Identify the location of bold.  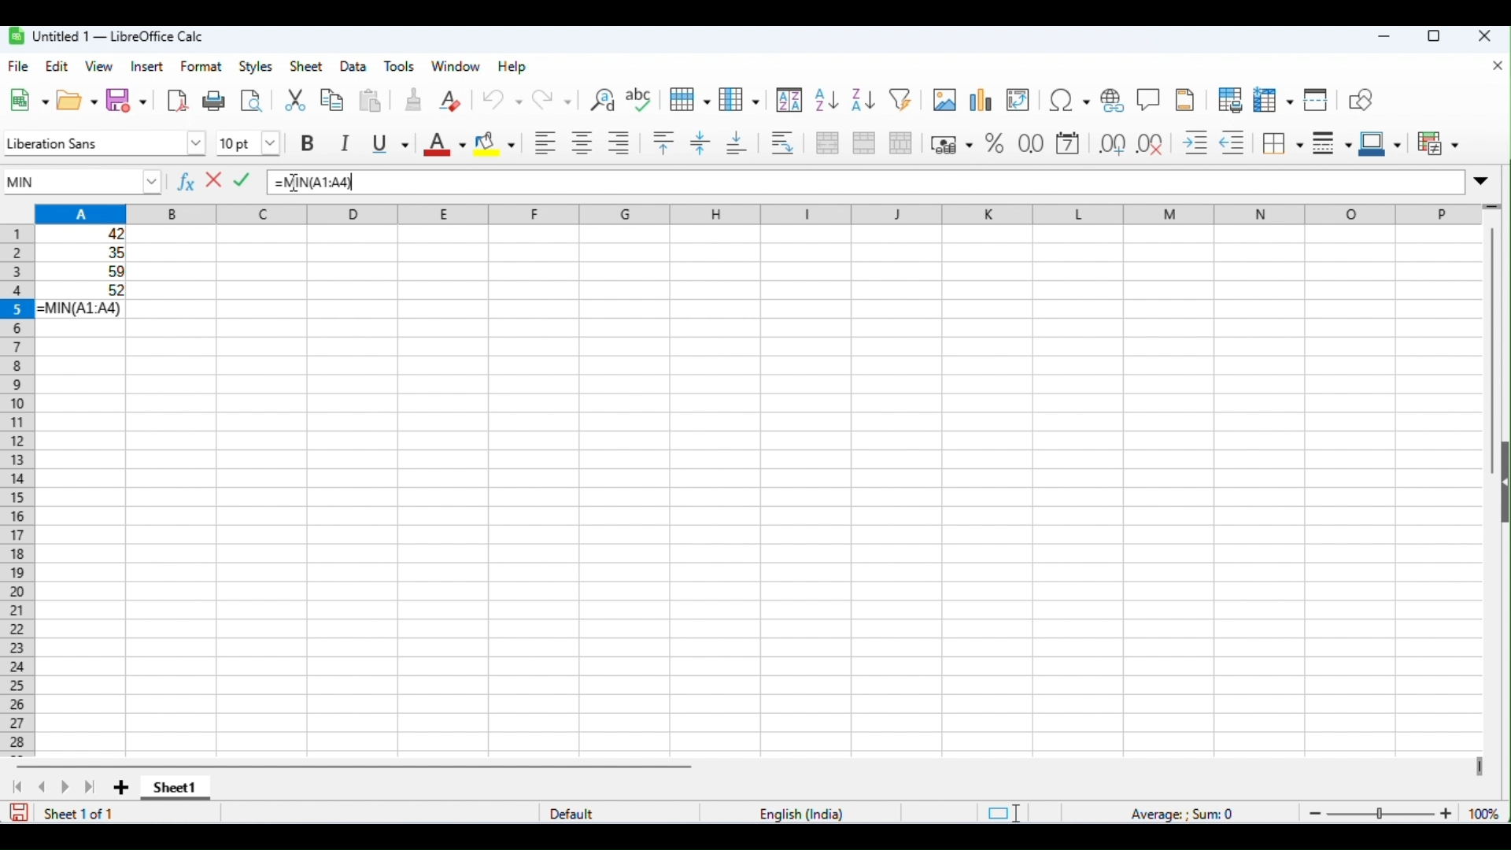
(312, 143).